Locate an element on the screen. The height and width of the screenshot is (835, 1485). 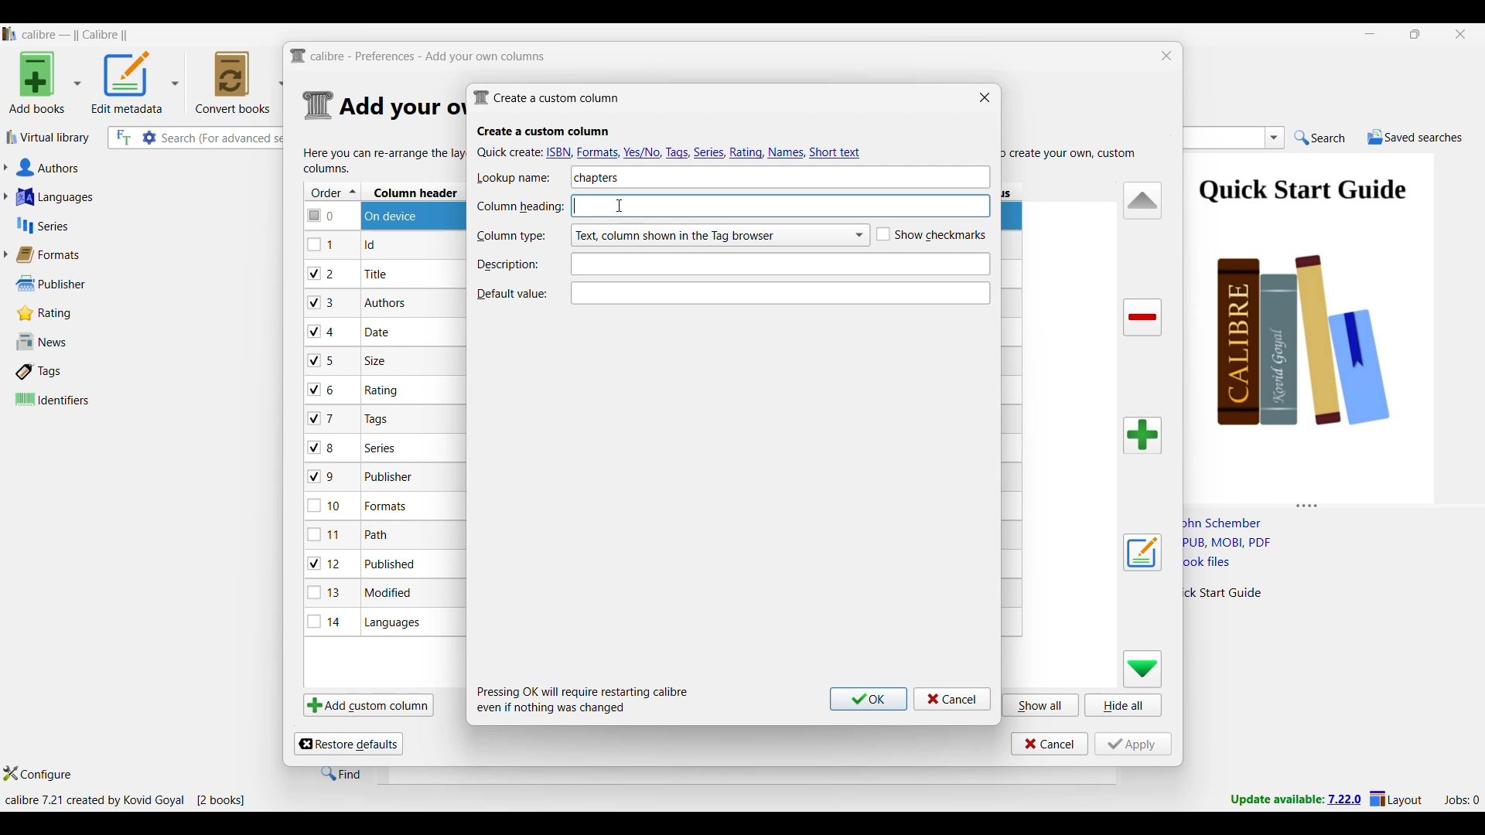
Description of steps following saving inputs made is located at coordinates (583, 700).